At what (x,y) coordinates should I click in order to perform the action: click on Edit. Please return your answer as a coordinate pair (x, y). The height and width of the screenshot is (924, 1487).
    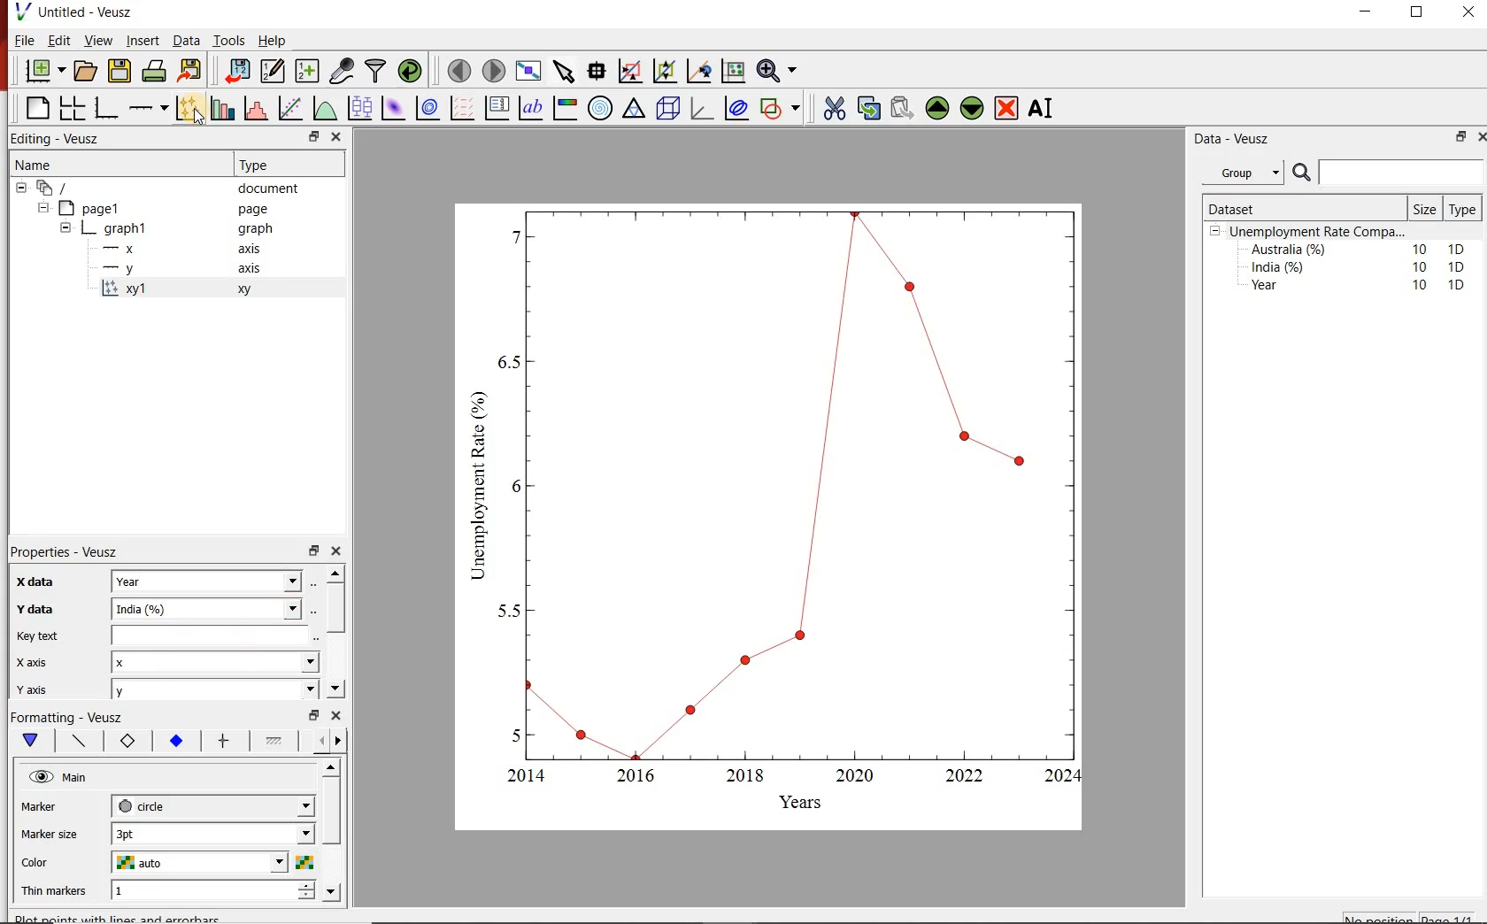
    Looking at the image, I should click on (57, 40).